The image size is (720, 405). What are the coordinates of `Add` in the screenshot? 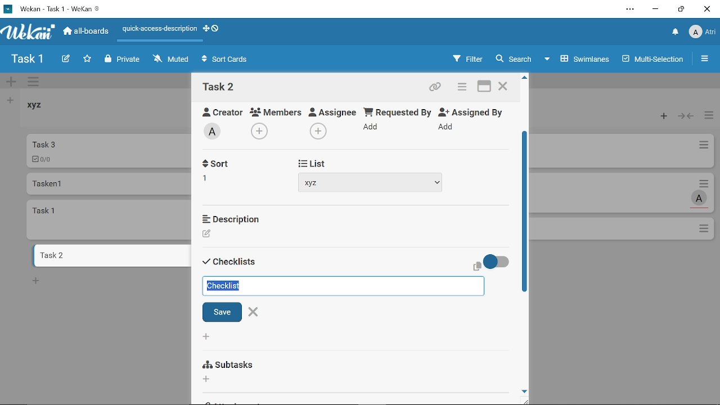 It's located at (317, 131).